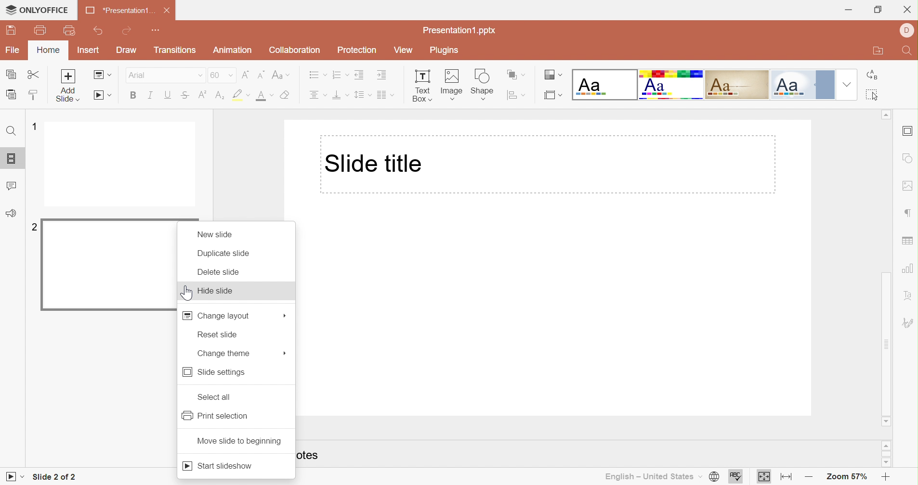 The image size is (918, 485). Describe the element at coordinates (100, 33) in the screenshot. I see `Undo` at that location.